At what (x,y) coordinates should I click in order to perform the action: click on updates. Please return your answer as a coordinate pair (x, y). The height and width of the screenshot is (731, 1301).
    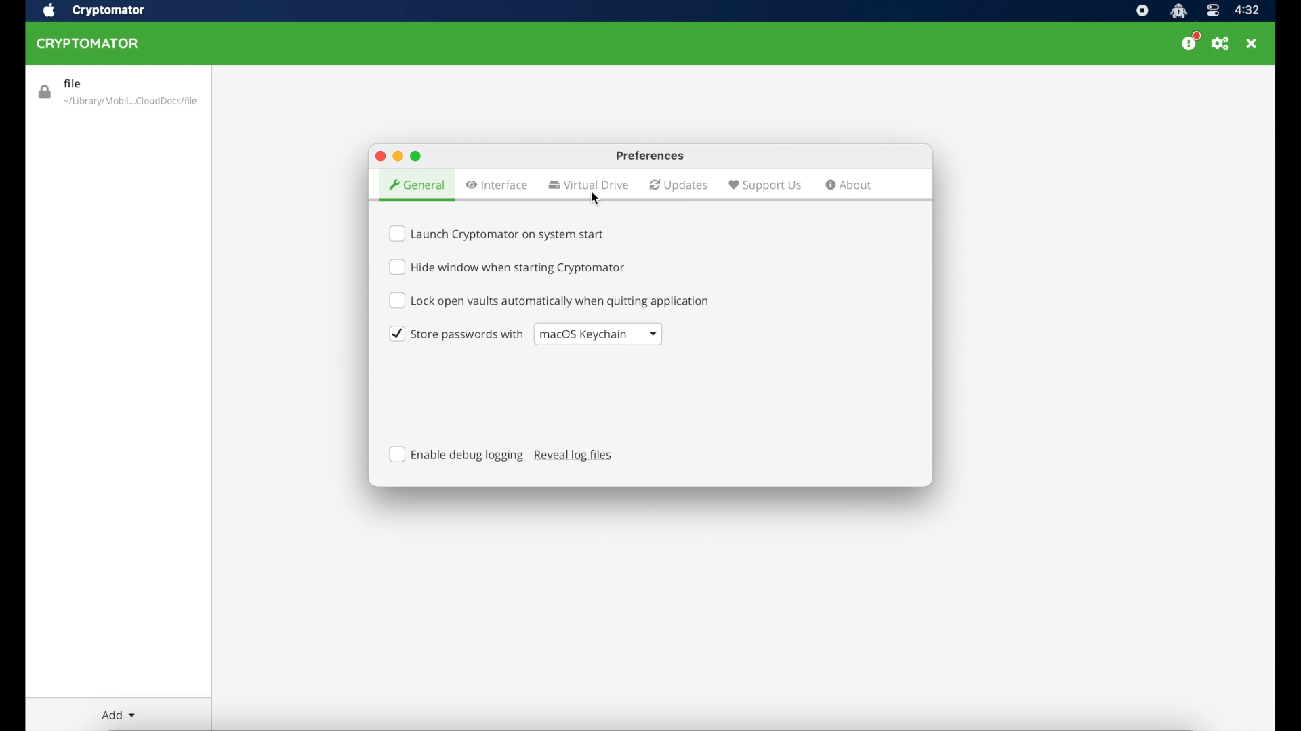
    Looking at the image, I should click on (679, 185).